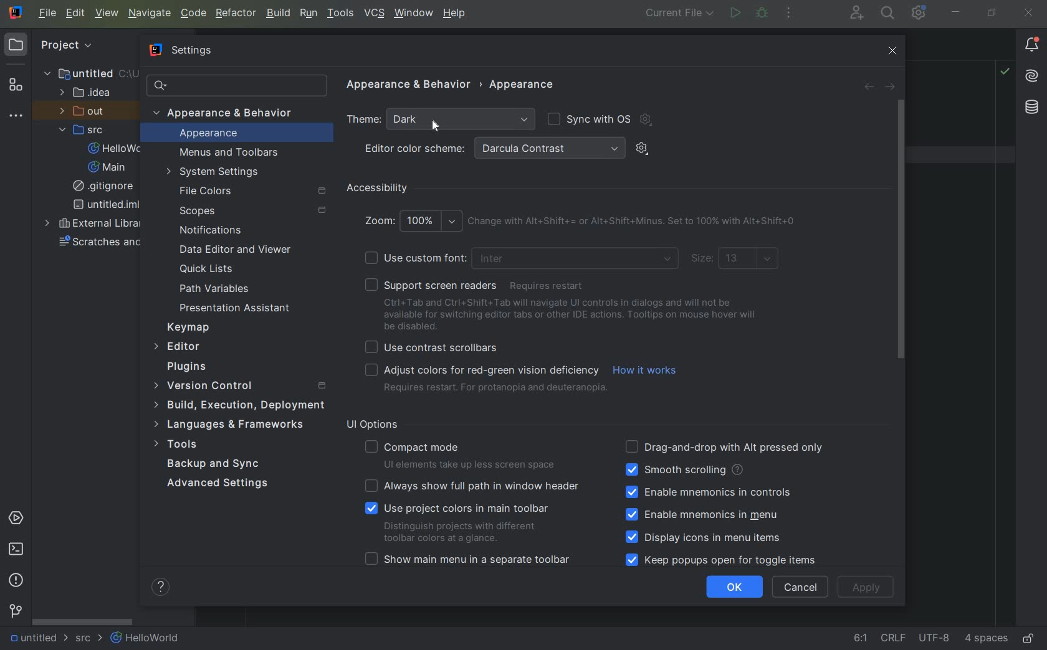 This screenshot has height=650, width=1047. Describe the element at coordinates (474, 486) in the screenshot. I see `always show full path in window header` at that location.